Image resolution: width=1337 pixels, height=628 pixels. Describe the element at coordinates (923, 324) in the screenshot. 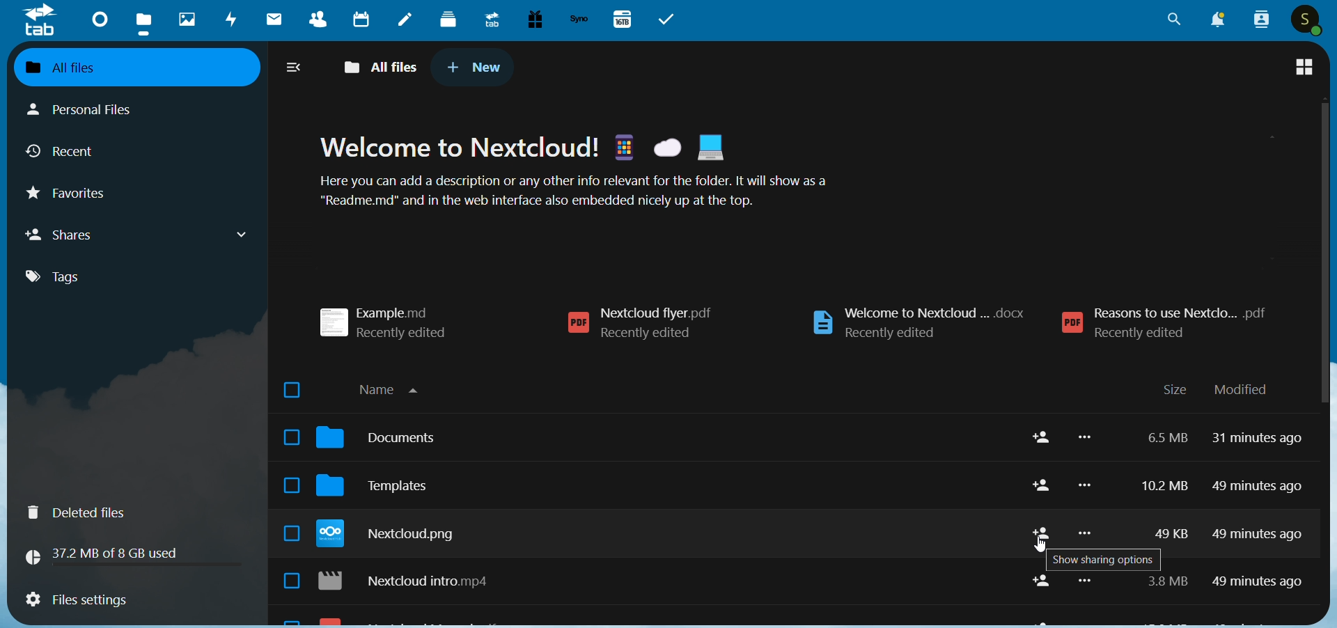

I see `welcome to nextcloud` at that location.